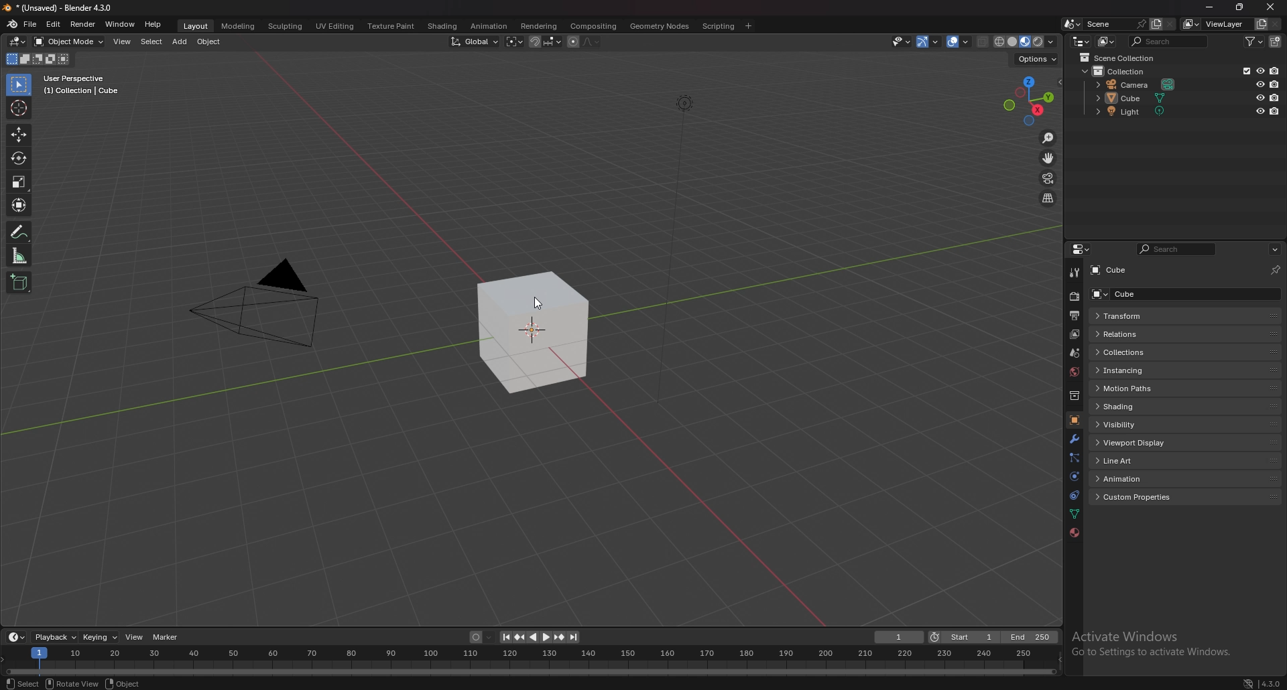  Describe the element at coordinates (536, 333) in the screenshot. I see `cube` at that location.